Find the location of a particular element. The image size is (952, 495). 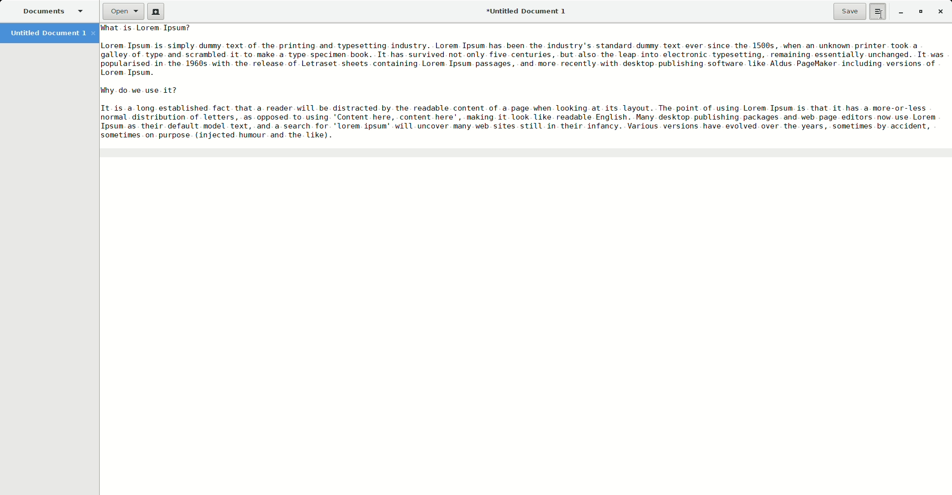

Paragraphs is located at coordinates (523, 82).